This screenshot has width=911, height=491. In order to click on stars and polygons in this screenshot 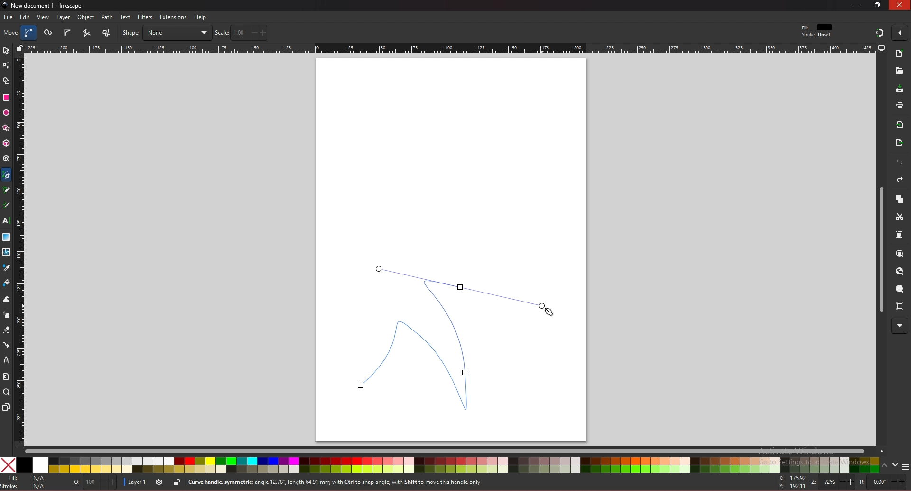, I will do `click(7, 128)`.